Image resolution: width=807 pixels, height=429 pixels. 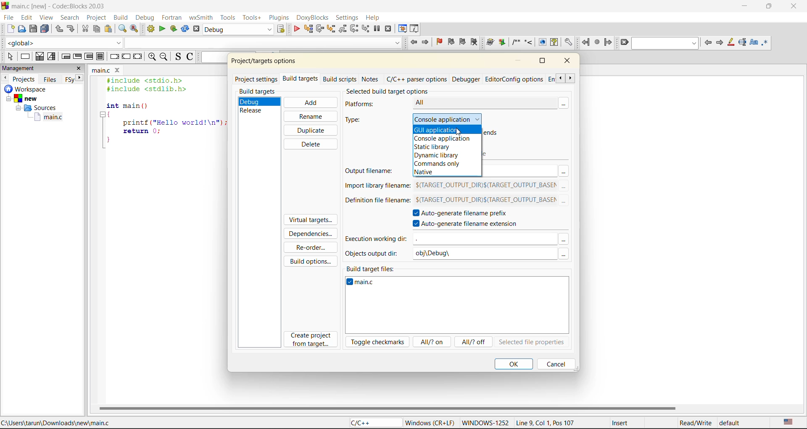 What do you see at coordinates (198, 29) in the screenshot?
I see `abort` at bounding box center [198, 29].